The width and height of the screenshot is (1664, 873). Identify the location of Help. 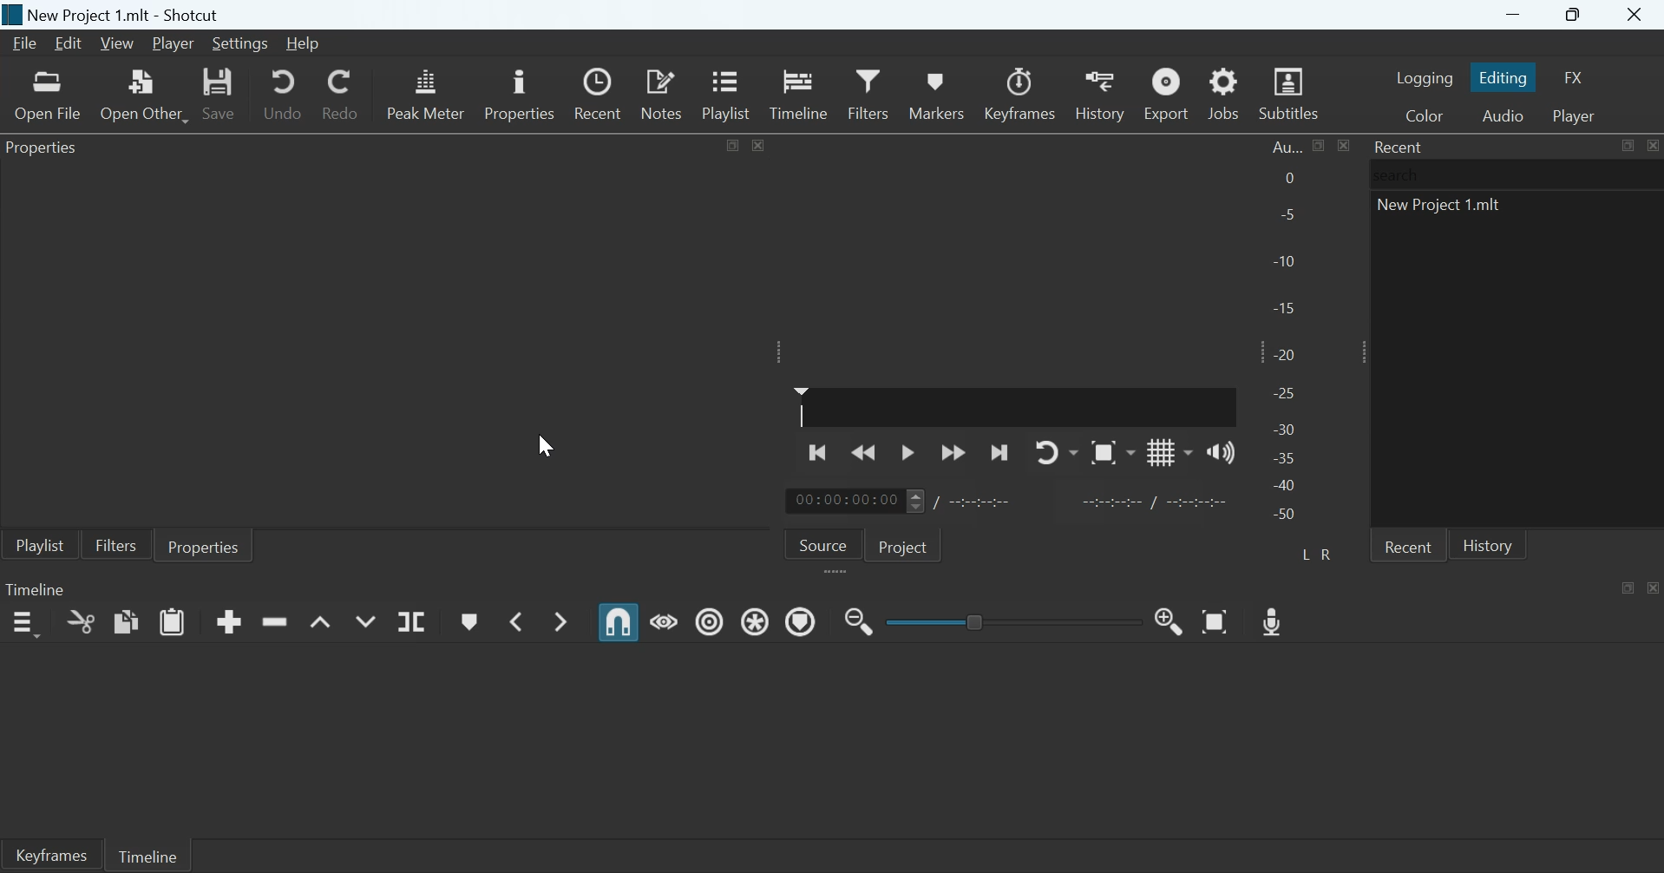
(302, 43).